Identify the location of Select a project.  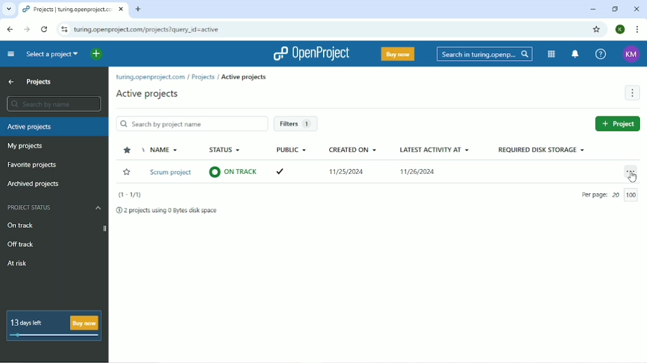
(52, 55).